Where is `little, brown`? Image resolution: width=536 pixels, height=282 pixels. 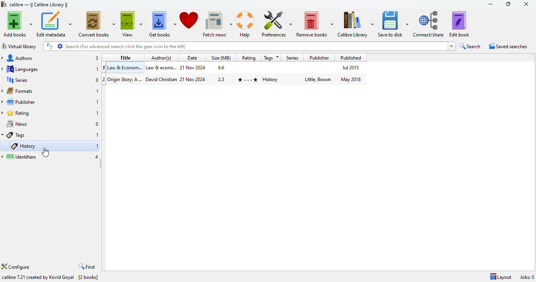 little, brown is located at coordinates (318, 80).